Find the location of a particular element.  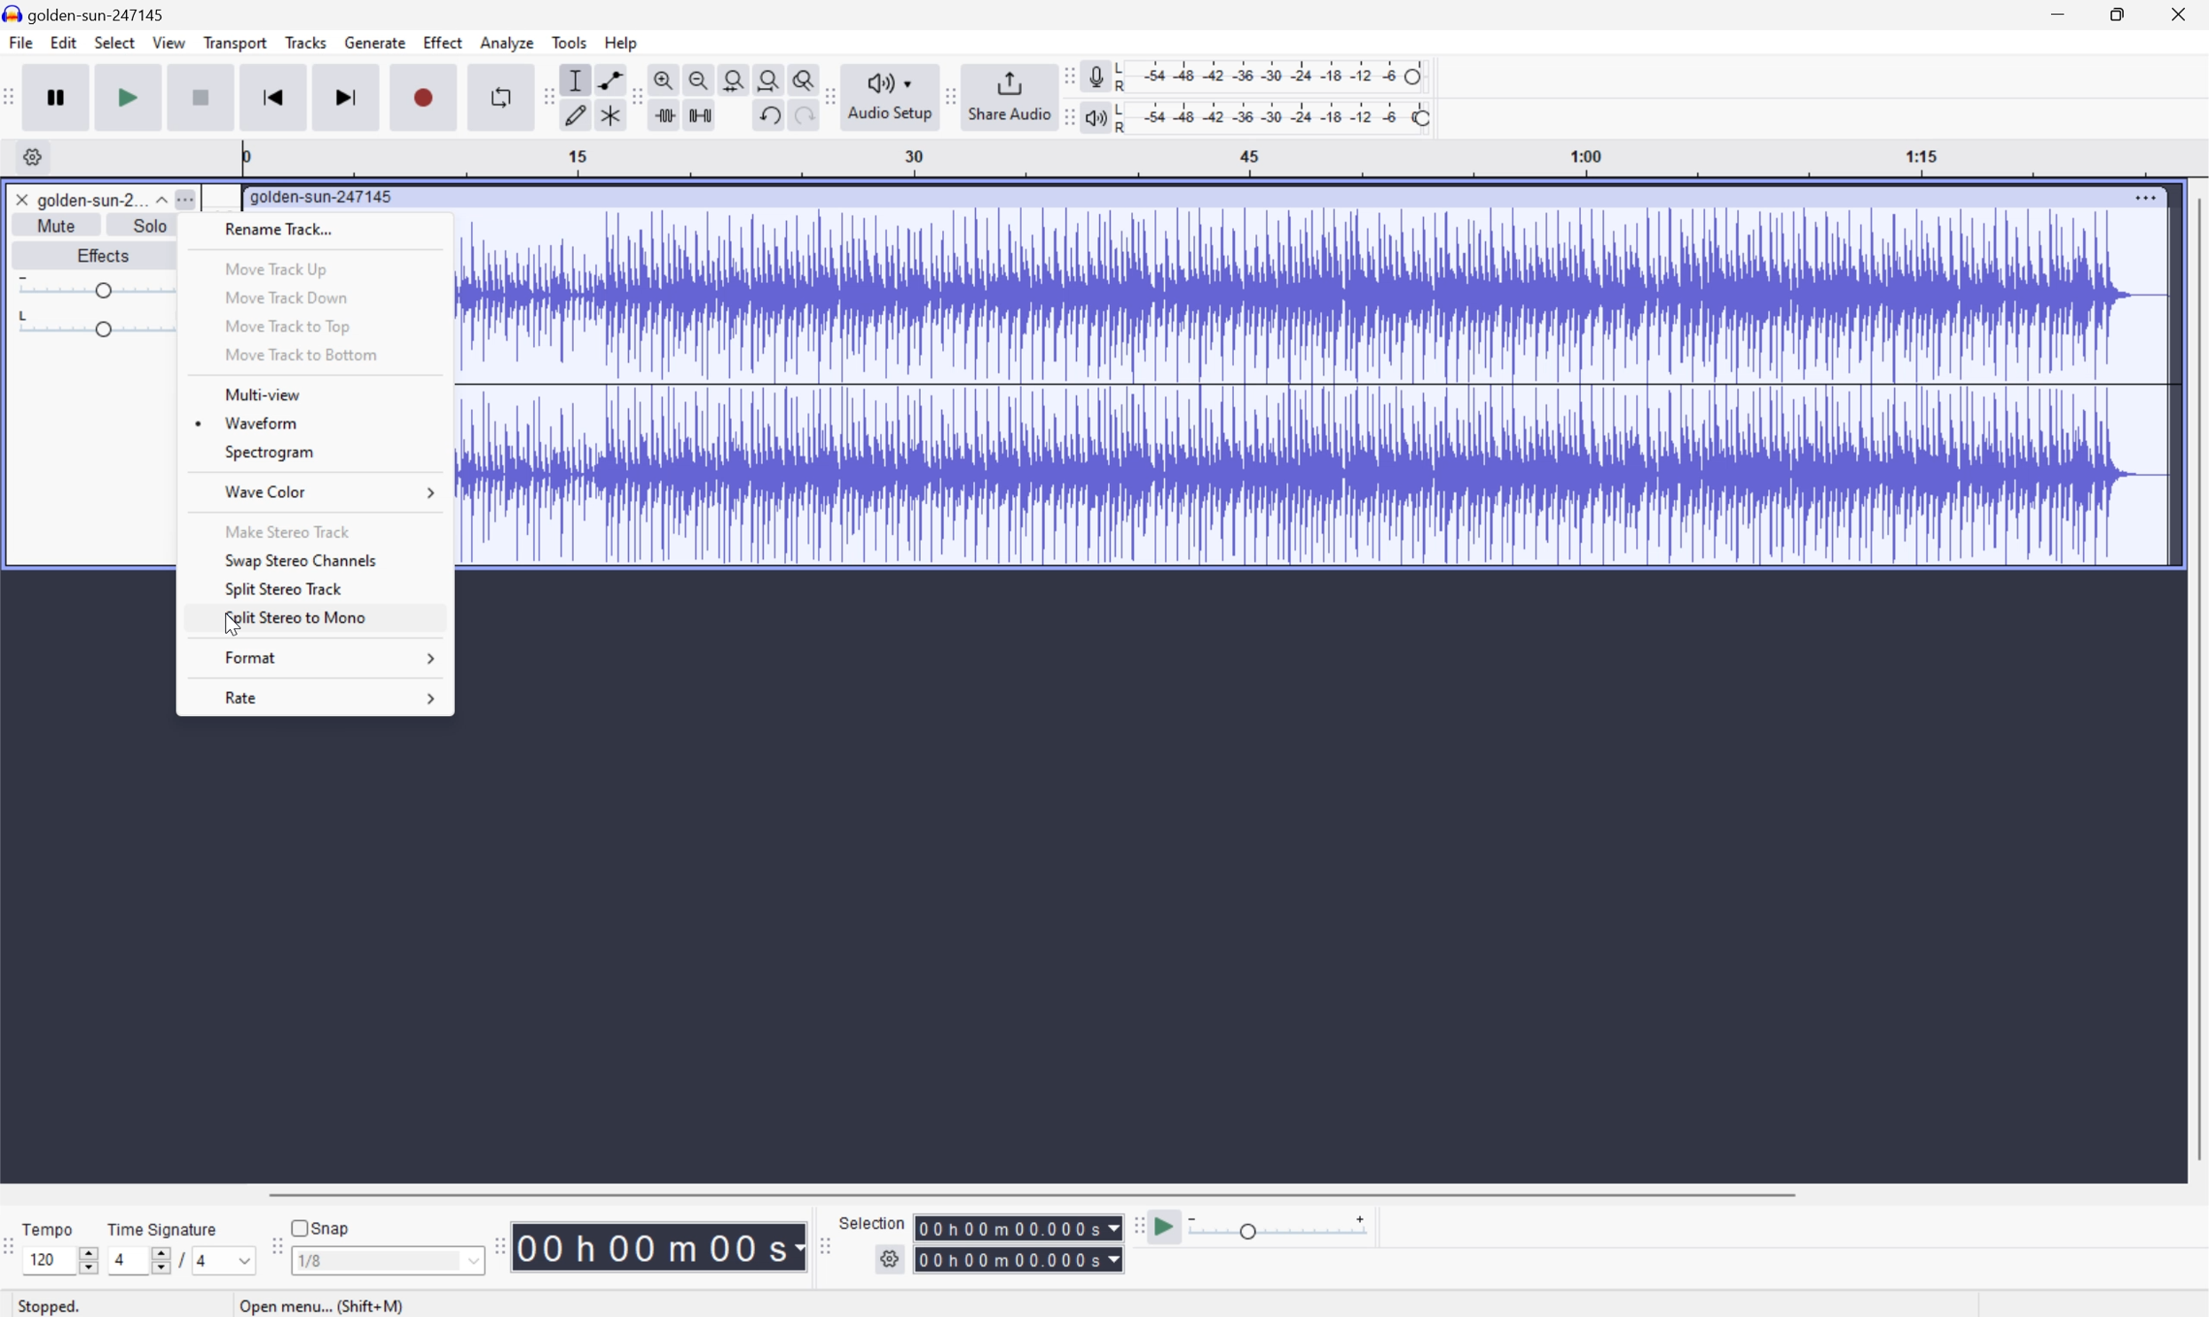

Recording level: 62% is located at coordinates (1273, 74).